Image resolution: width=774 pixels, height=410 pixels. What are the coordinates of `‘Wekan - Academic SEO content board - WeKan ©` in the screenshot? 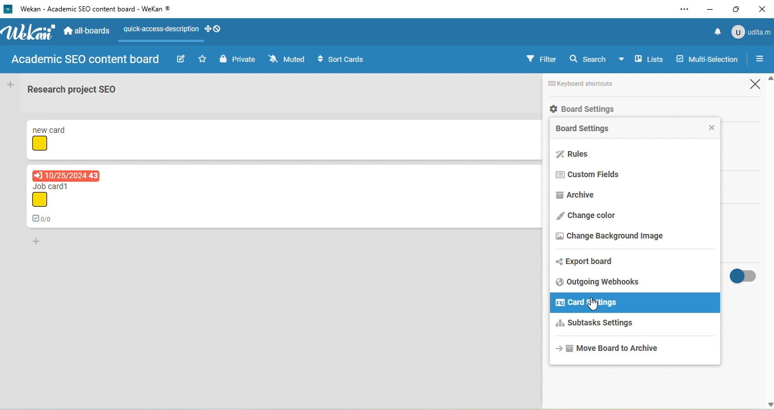 It's located at (100, 9).